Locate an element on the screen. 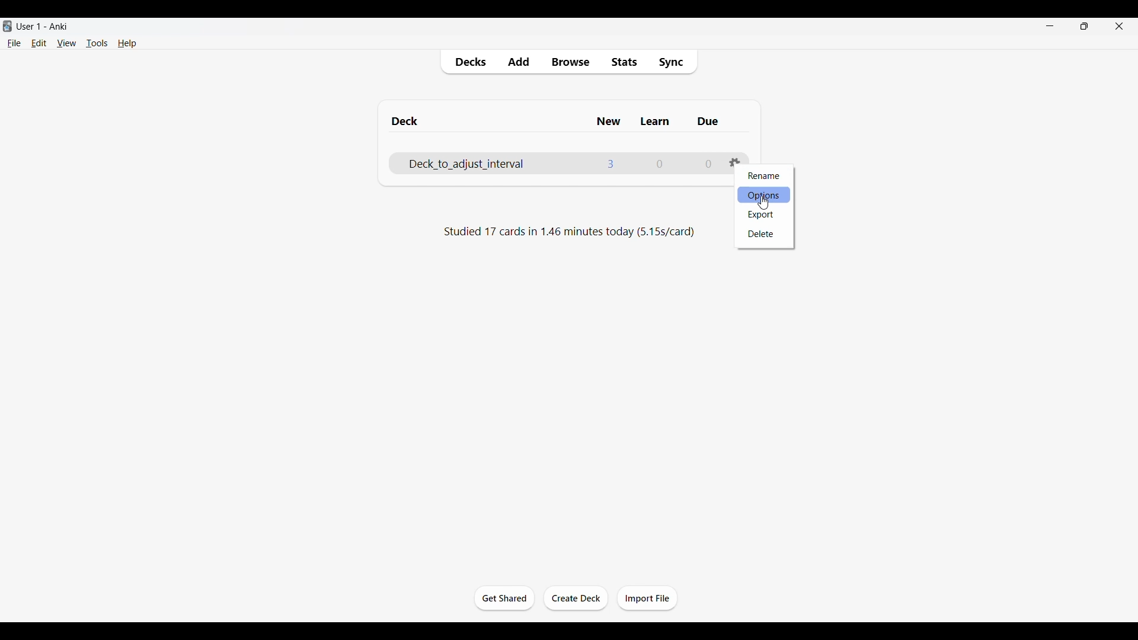  Number of cards to learn is located at coordinates (658, 164).